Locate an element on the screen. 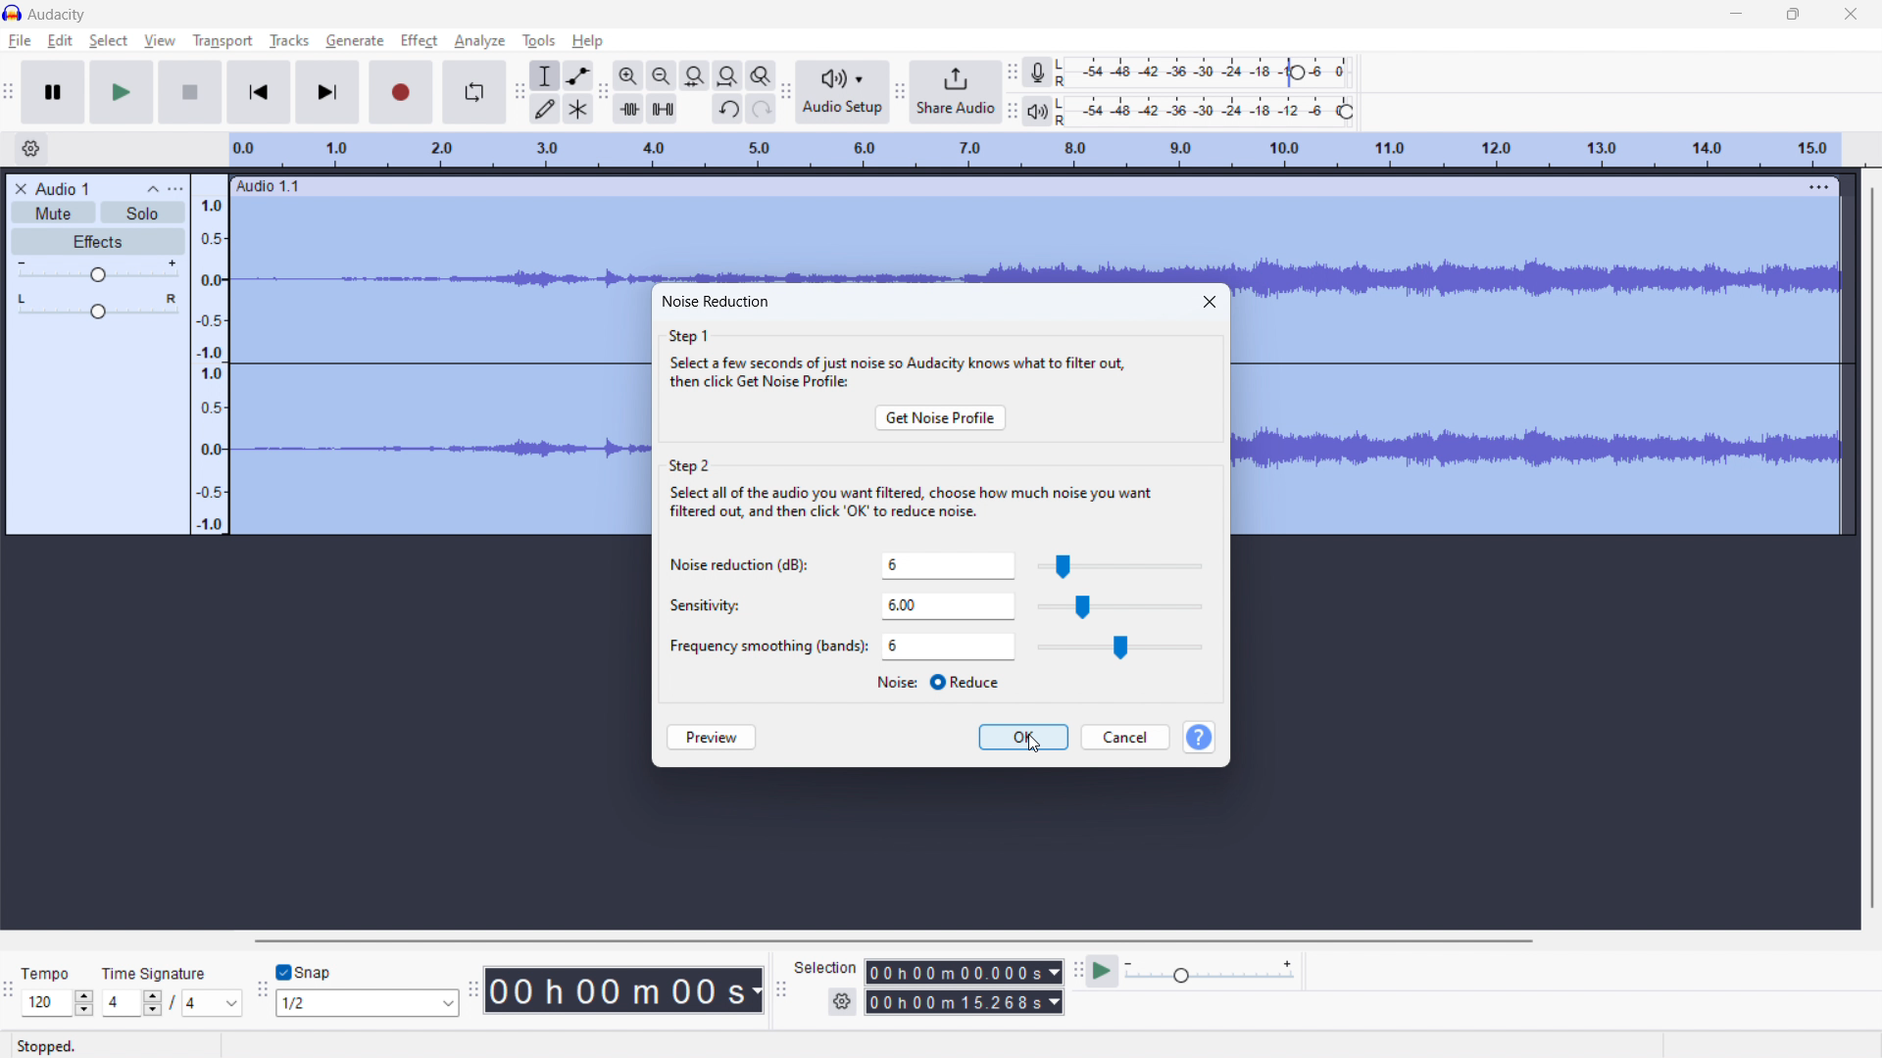 This screenshot has height=1058, width=1882. start time is located at coordinates (965, 972).